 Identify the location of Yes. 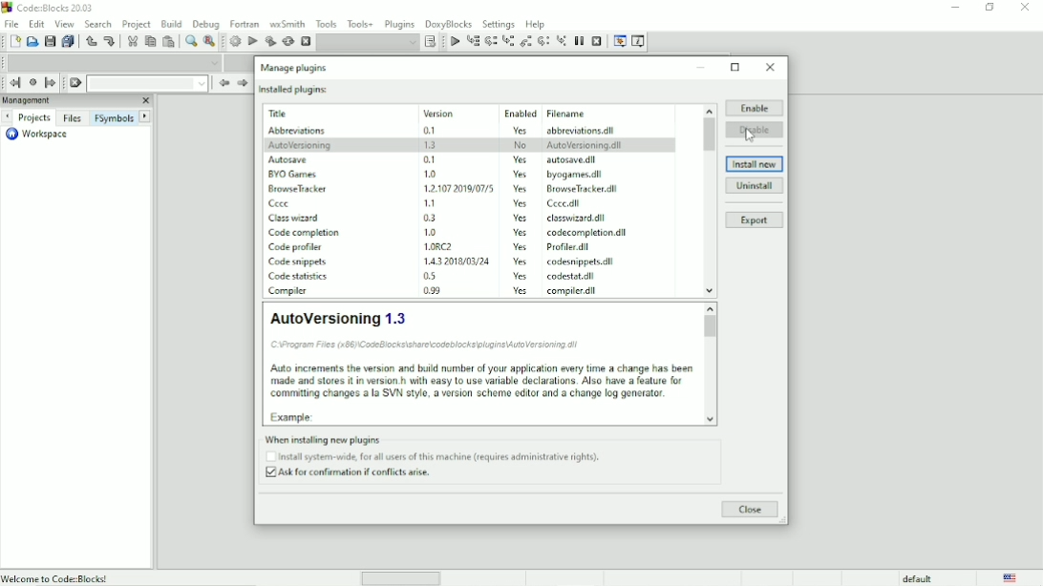
(516, 174).